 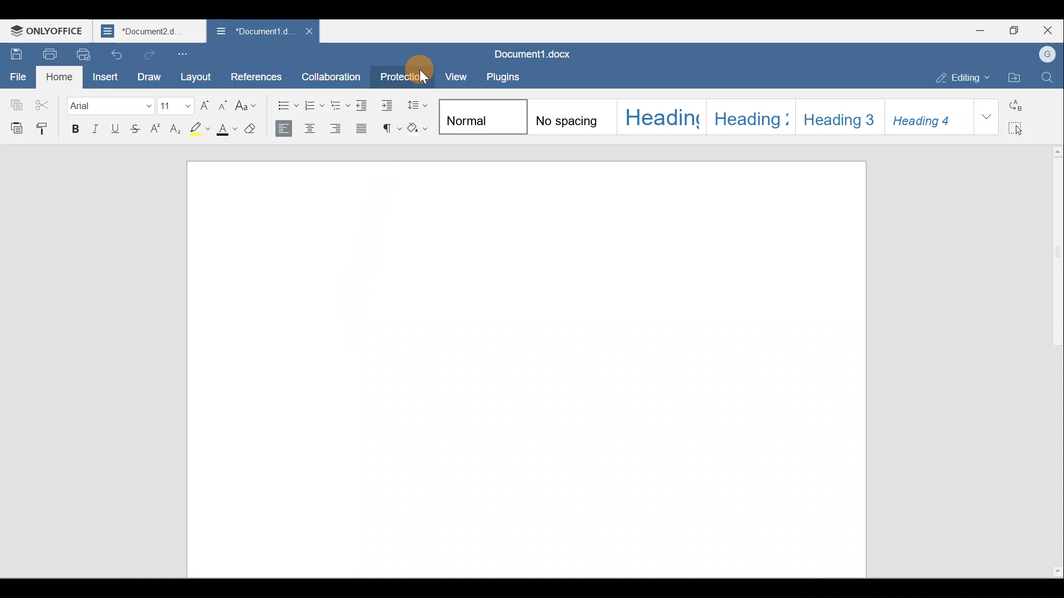 I want to click on Subscript, so click(x=178, y=128).